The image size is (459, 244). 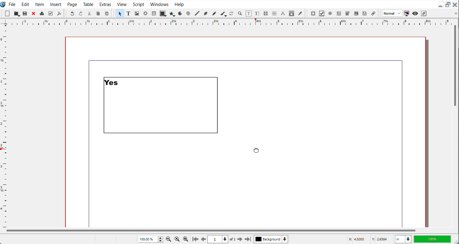 What do you see at coordinates (172, 13) in the screenshot?
I see `Polygon` at bounding box center [172, 13].